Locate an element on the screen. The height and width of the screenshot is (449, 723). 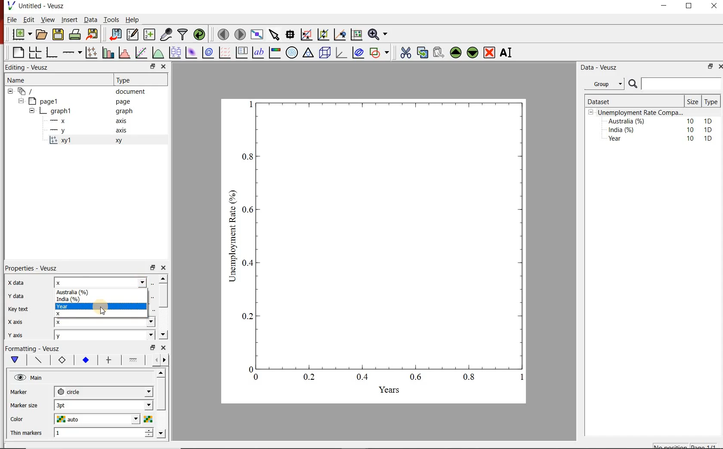
Year is located at coordinates (100, 308).